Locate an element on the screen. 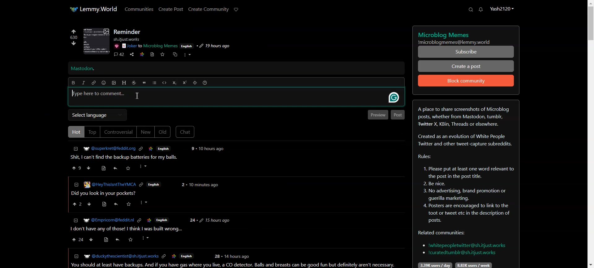  Block community is located at coordinates (466, 81).